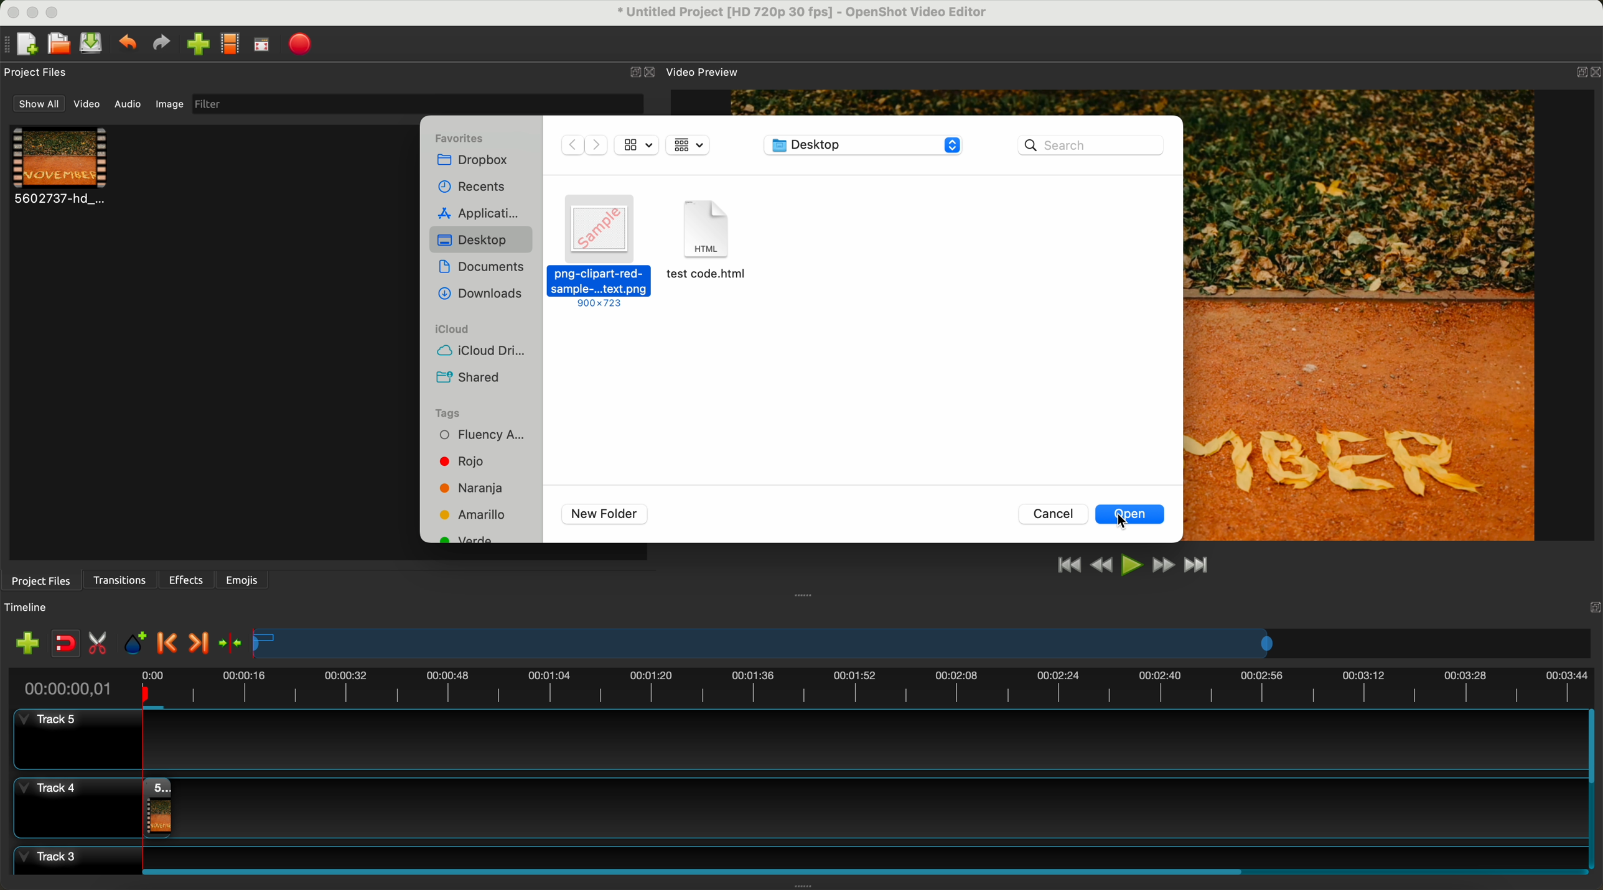 The width and height of the screenshot is (1603, 890). What do you see at coordinates (1132, 564) in the screenshot?
I see `play` at bounding box center [1132, 564].